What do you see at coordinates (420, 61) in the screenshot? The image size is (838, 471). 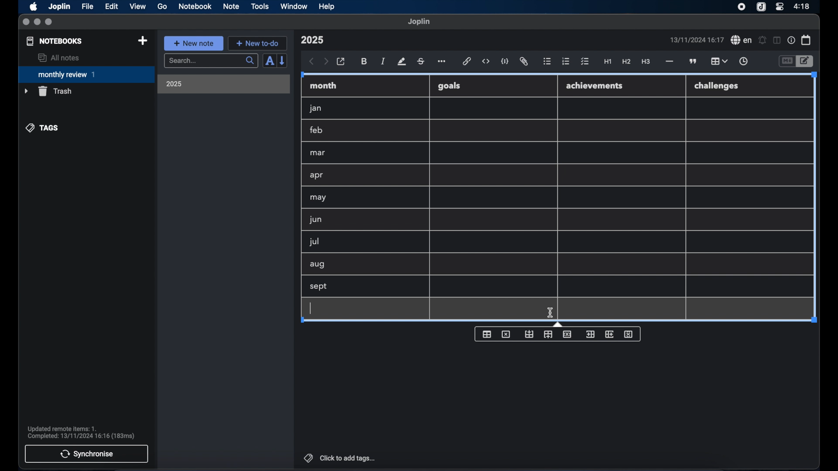 I see `strikethrough` at bounding box center [420, 61].